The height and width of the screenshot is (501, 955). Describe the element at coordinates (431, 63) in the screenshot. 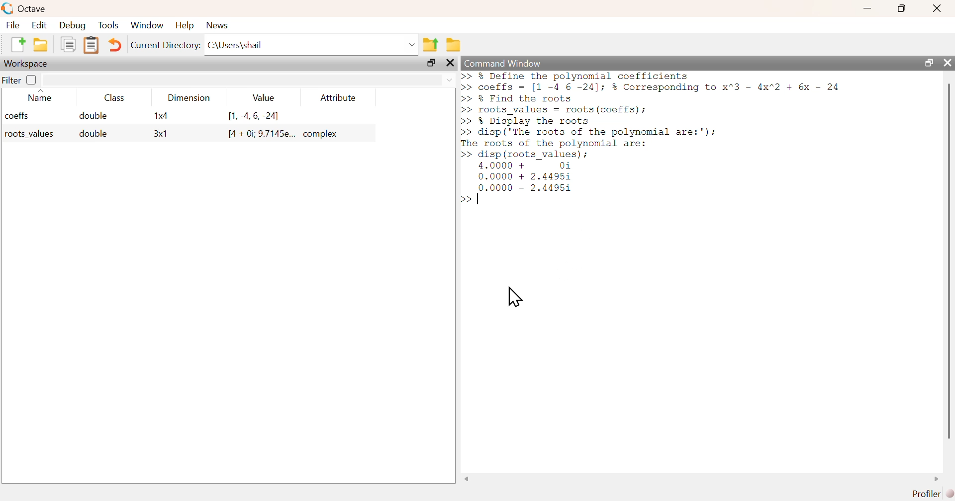

I see `maximize` at that location.